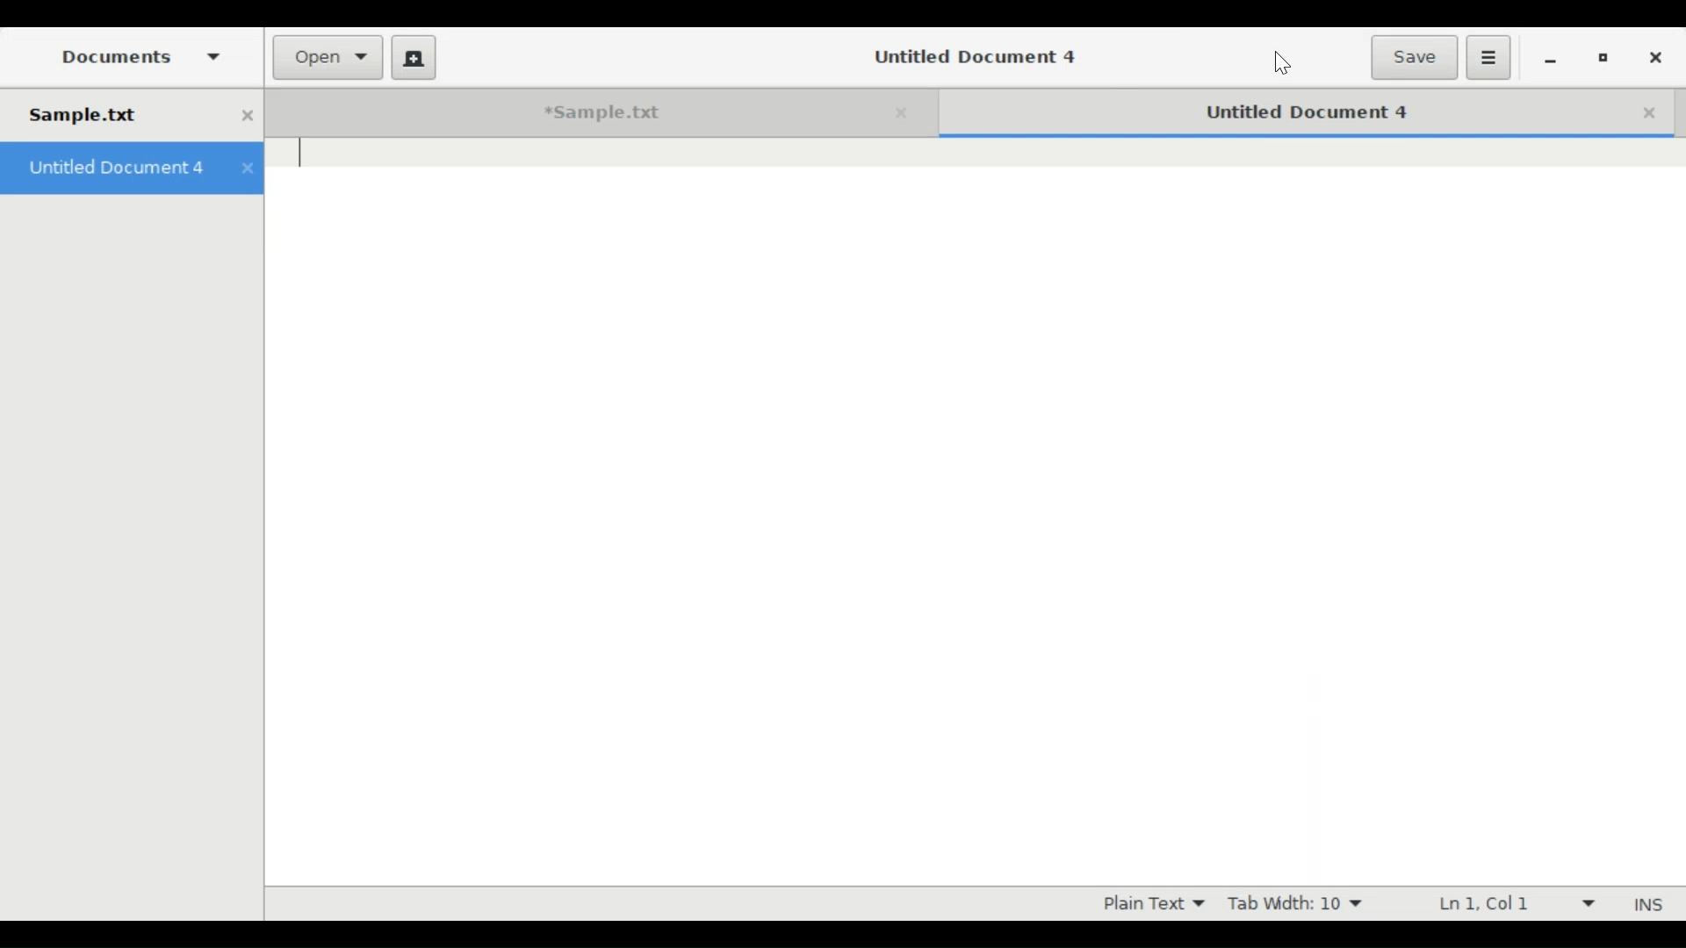  I want to click on text cursor, so click(301, 154).